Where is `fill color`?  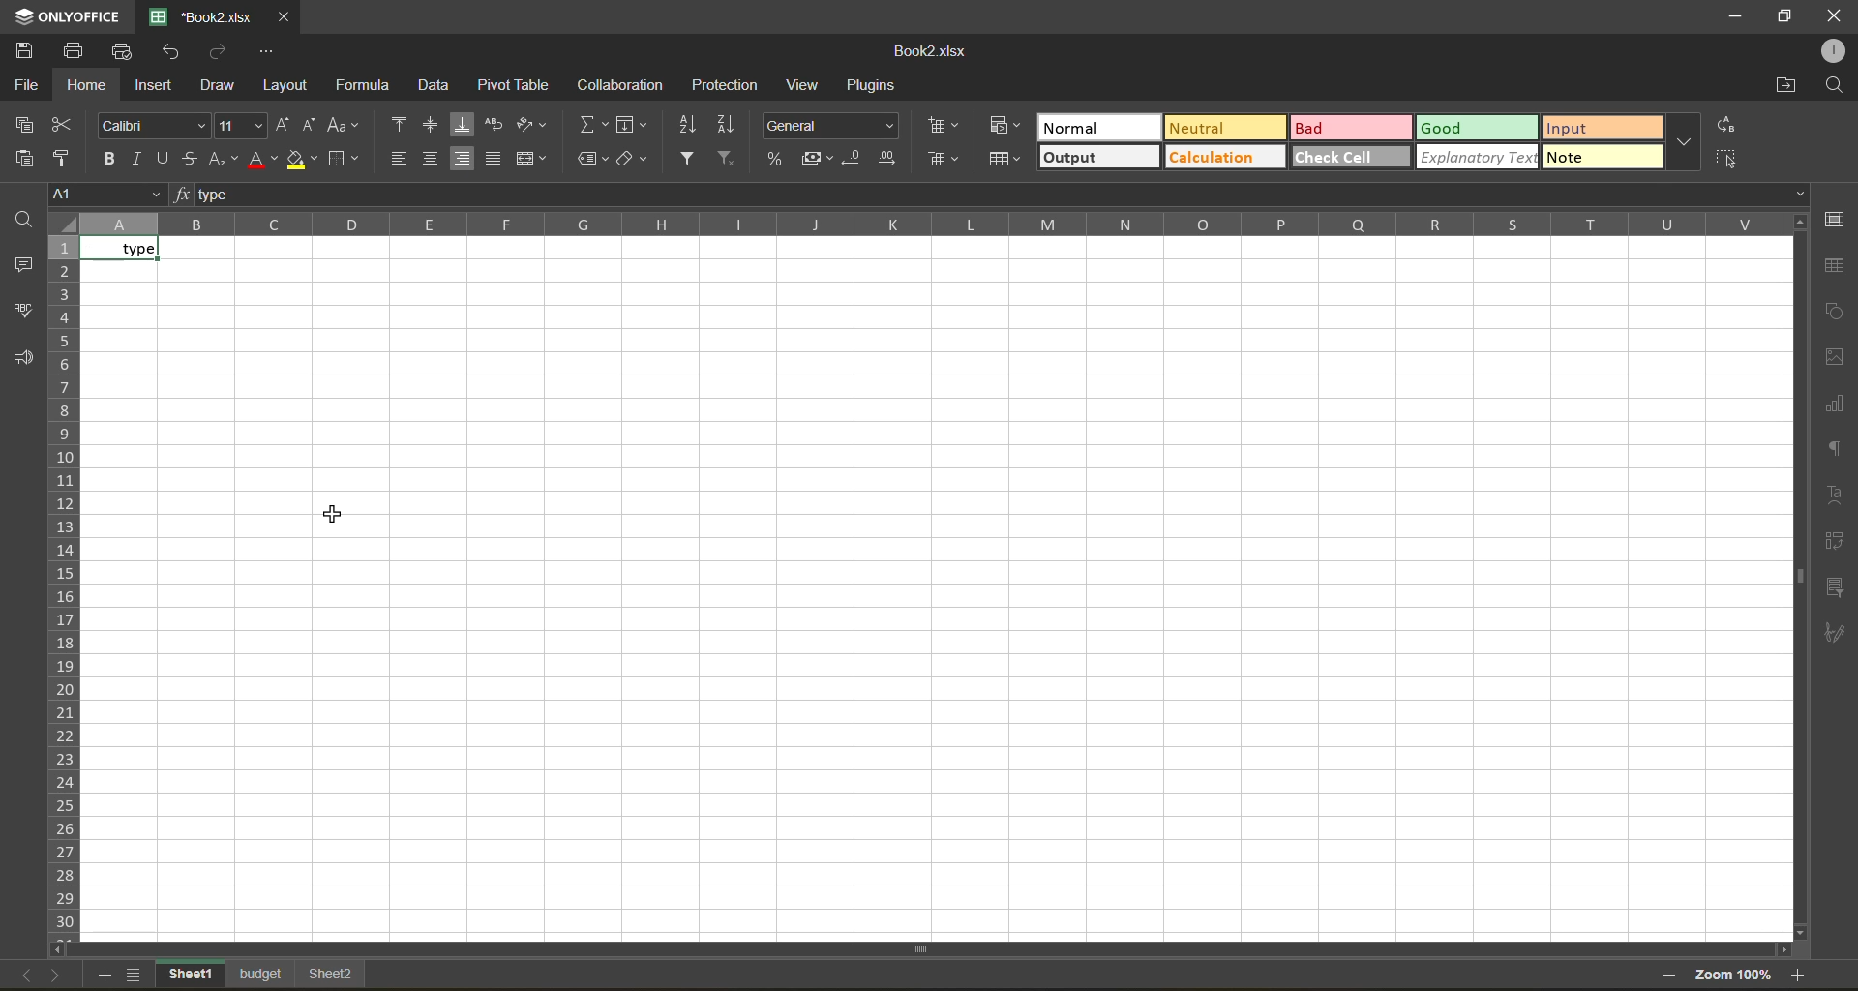 fill color is located at coordinates (301, 161).